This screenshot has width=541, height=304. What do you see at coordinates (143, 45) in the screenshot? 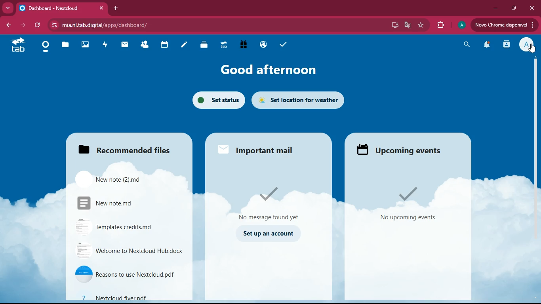
I see `friends` at bounding box center [143, 45].